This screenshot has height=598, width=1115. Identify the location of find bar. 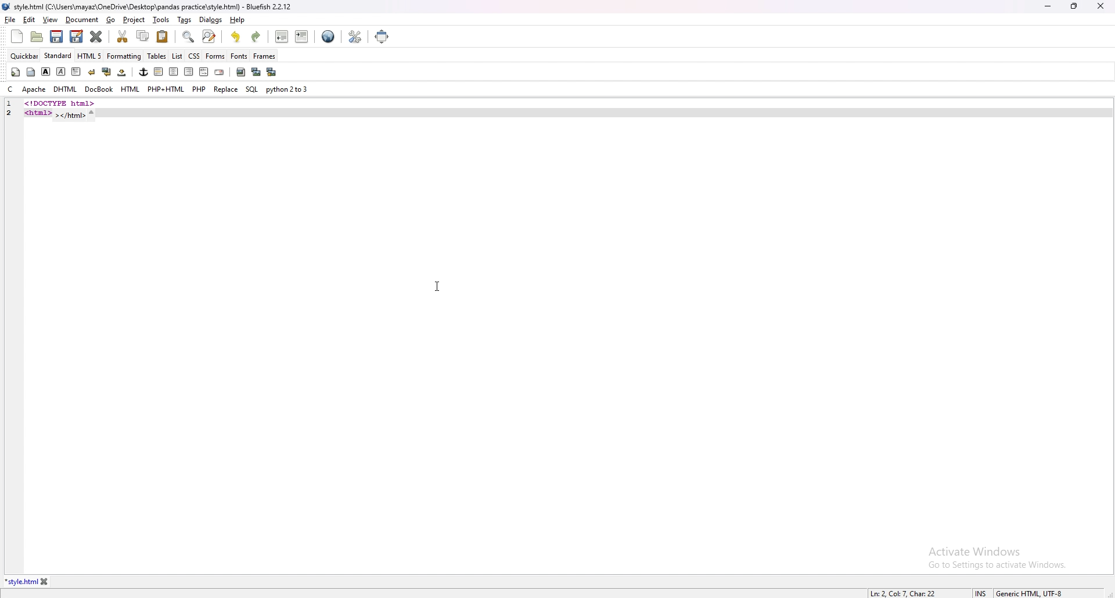
(189, 37).